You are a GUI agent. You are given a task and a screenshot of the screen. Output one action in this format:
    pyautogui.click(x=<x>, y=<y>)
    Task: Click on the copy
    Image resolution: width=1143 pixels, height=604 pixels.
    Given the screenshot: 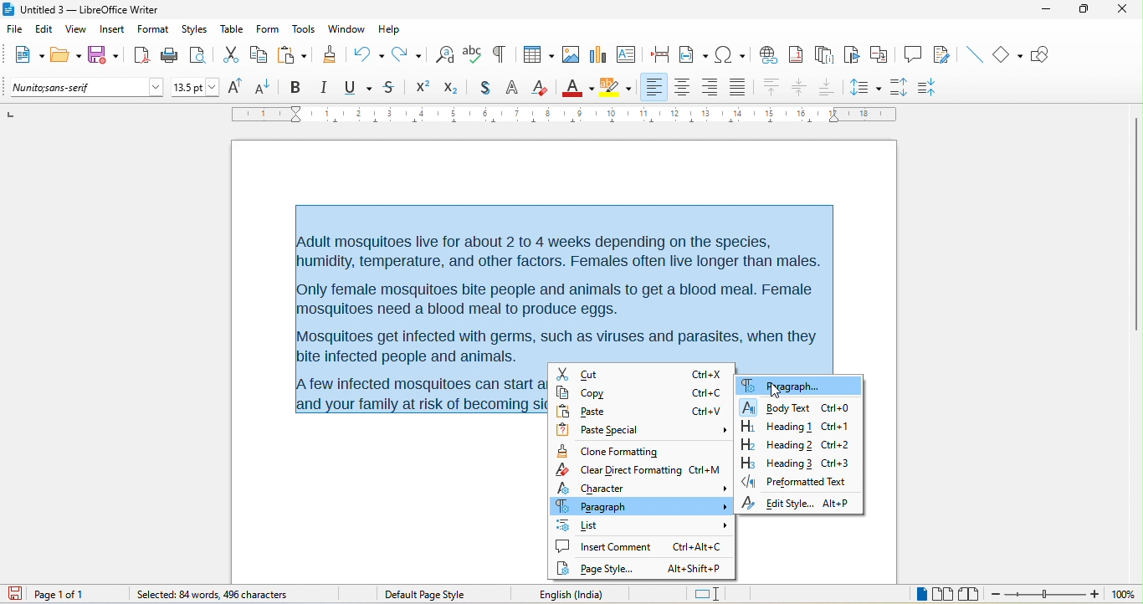 What is the action you would take?
    pyautogui.click(x=609, y=393)
    